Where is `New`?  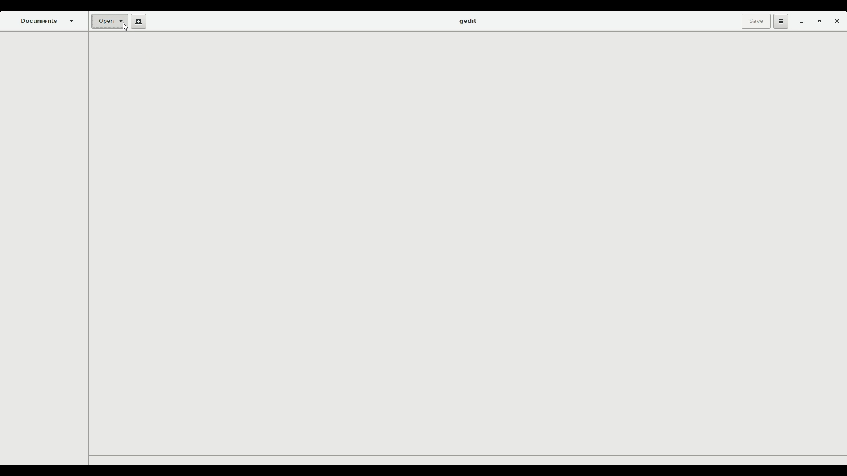 New is located at coordinates (137, 21).